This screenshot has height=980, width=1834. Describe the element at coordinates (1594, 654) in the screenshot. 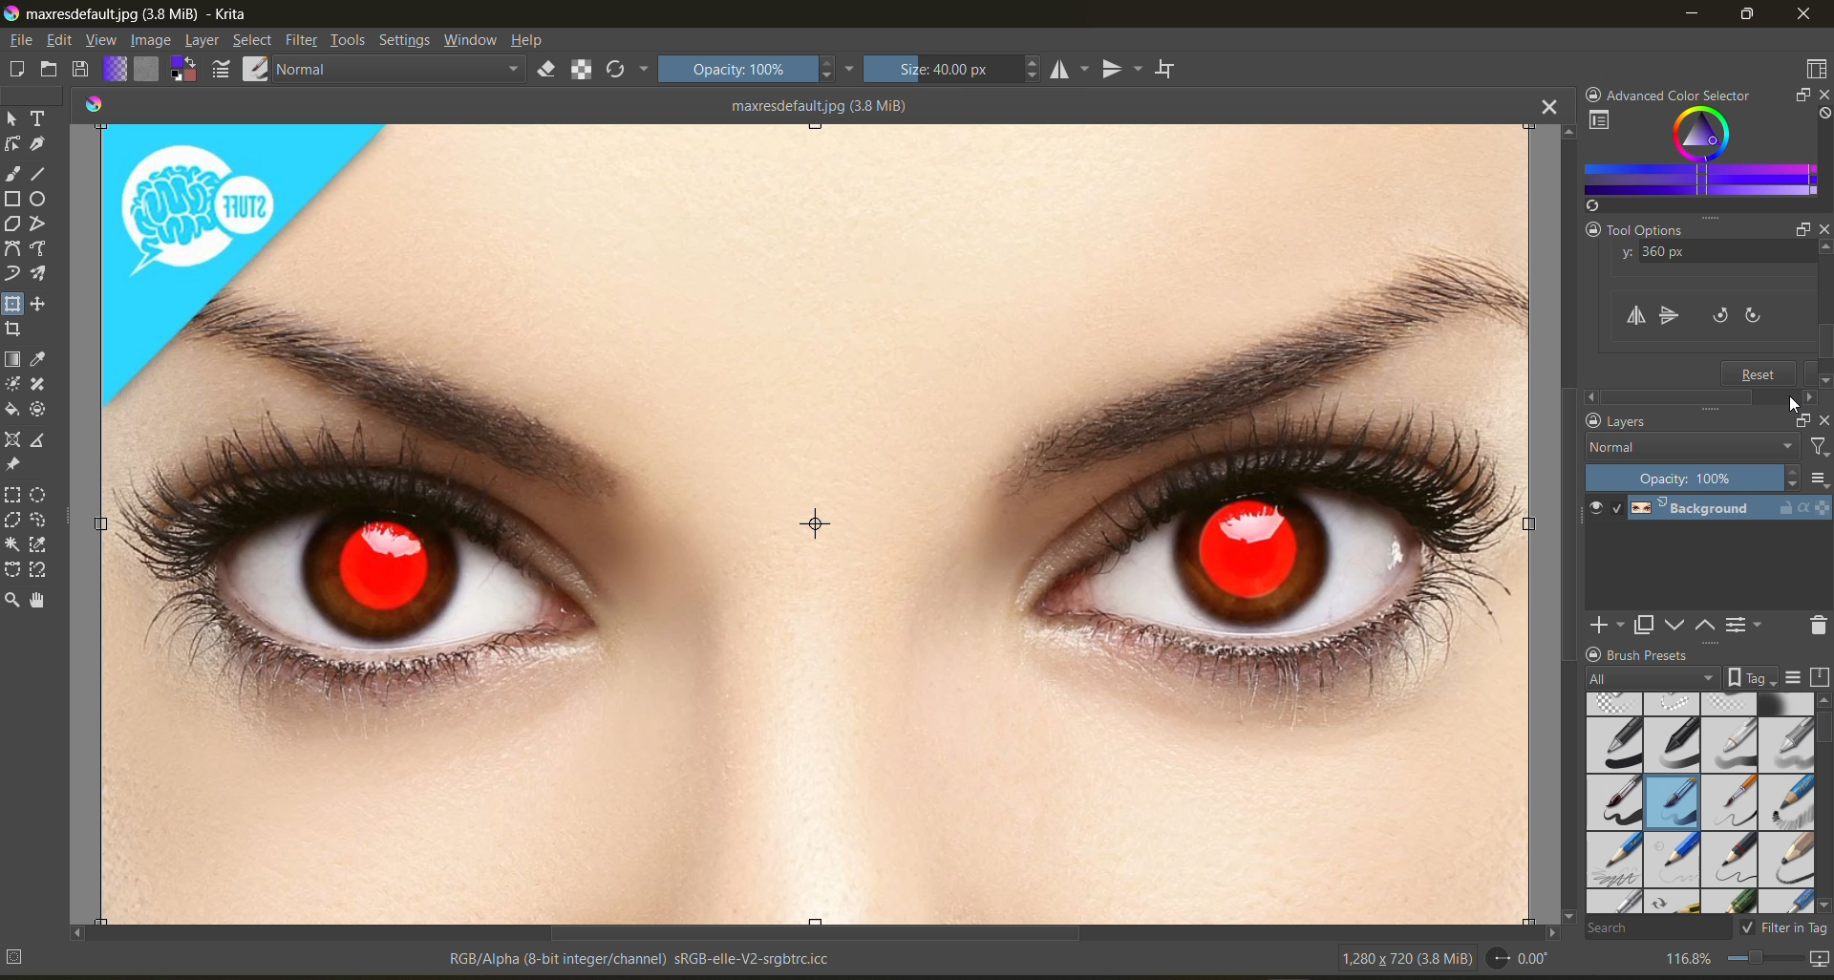

I see `lock docker` at that location.